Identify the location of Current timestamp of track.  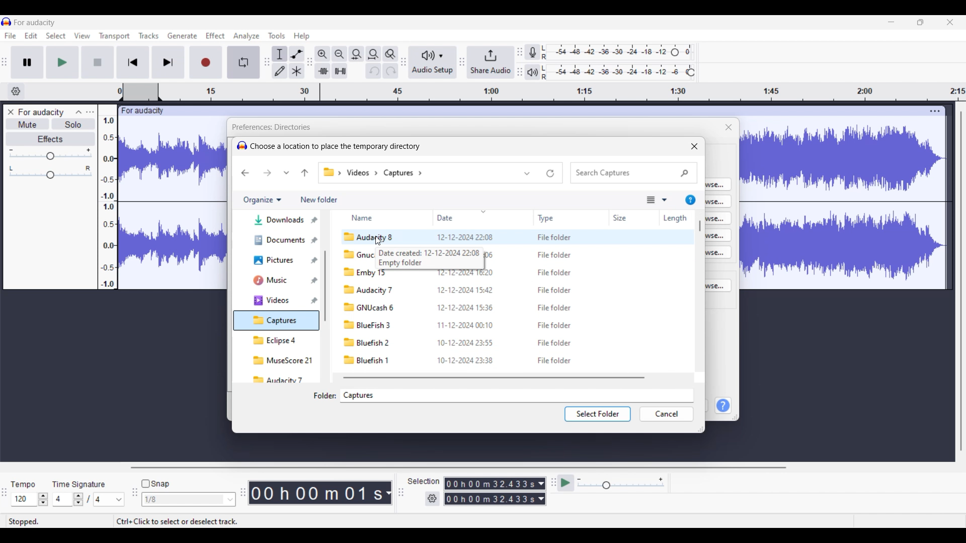
(316, 493).